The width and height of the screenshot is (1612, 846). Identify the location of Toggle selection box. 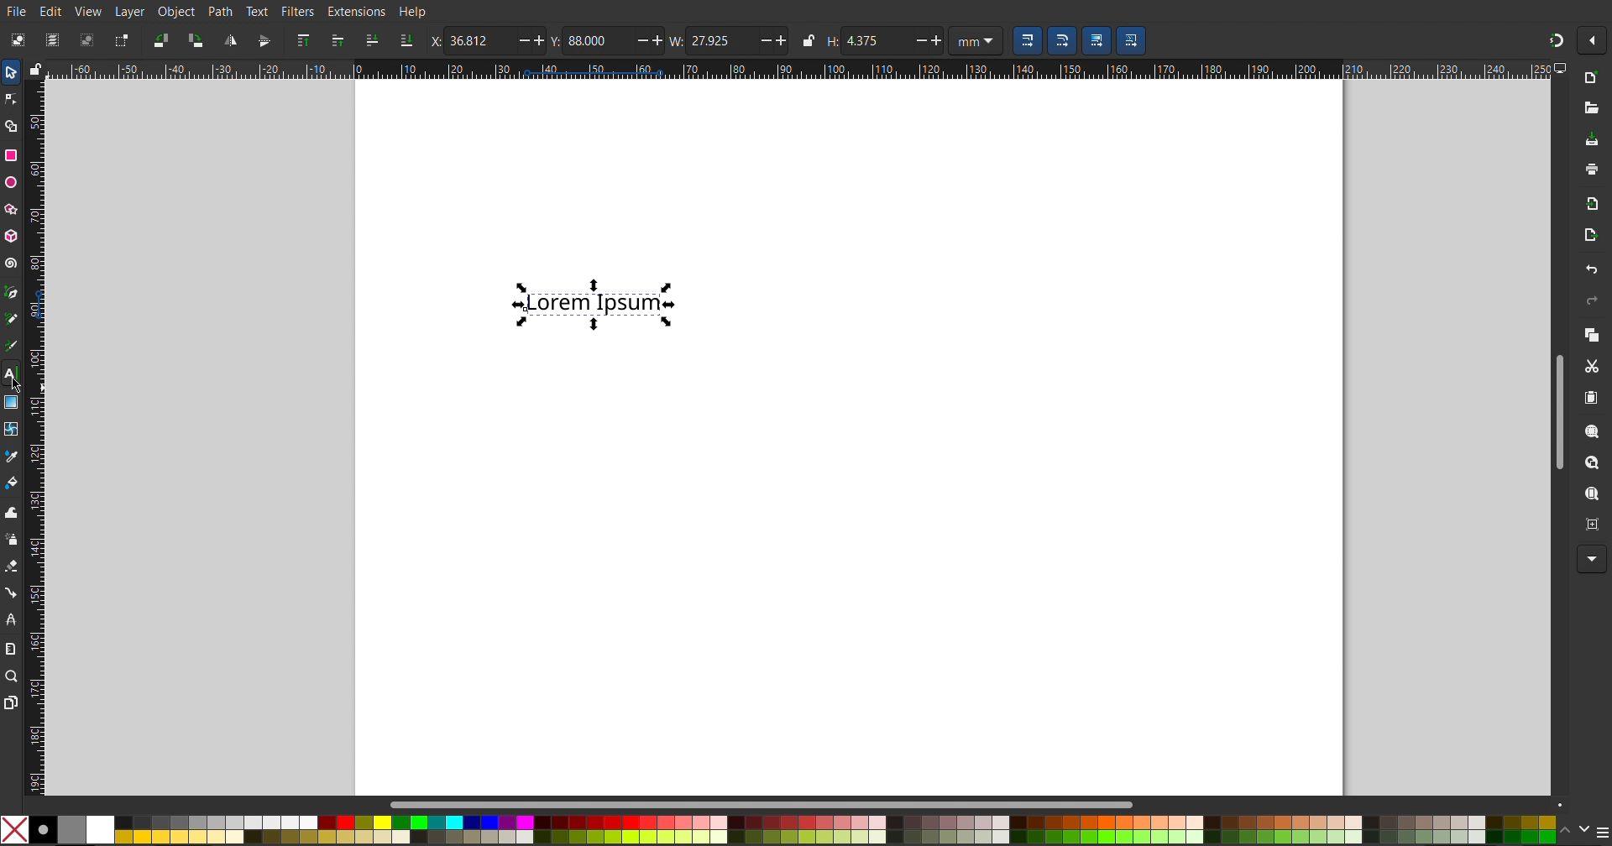
(120, 40).